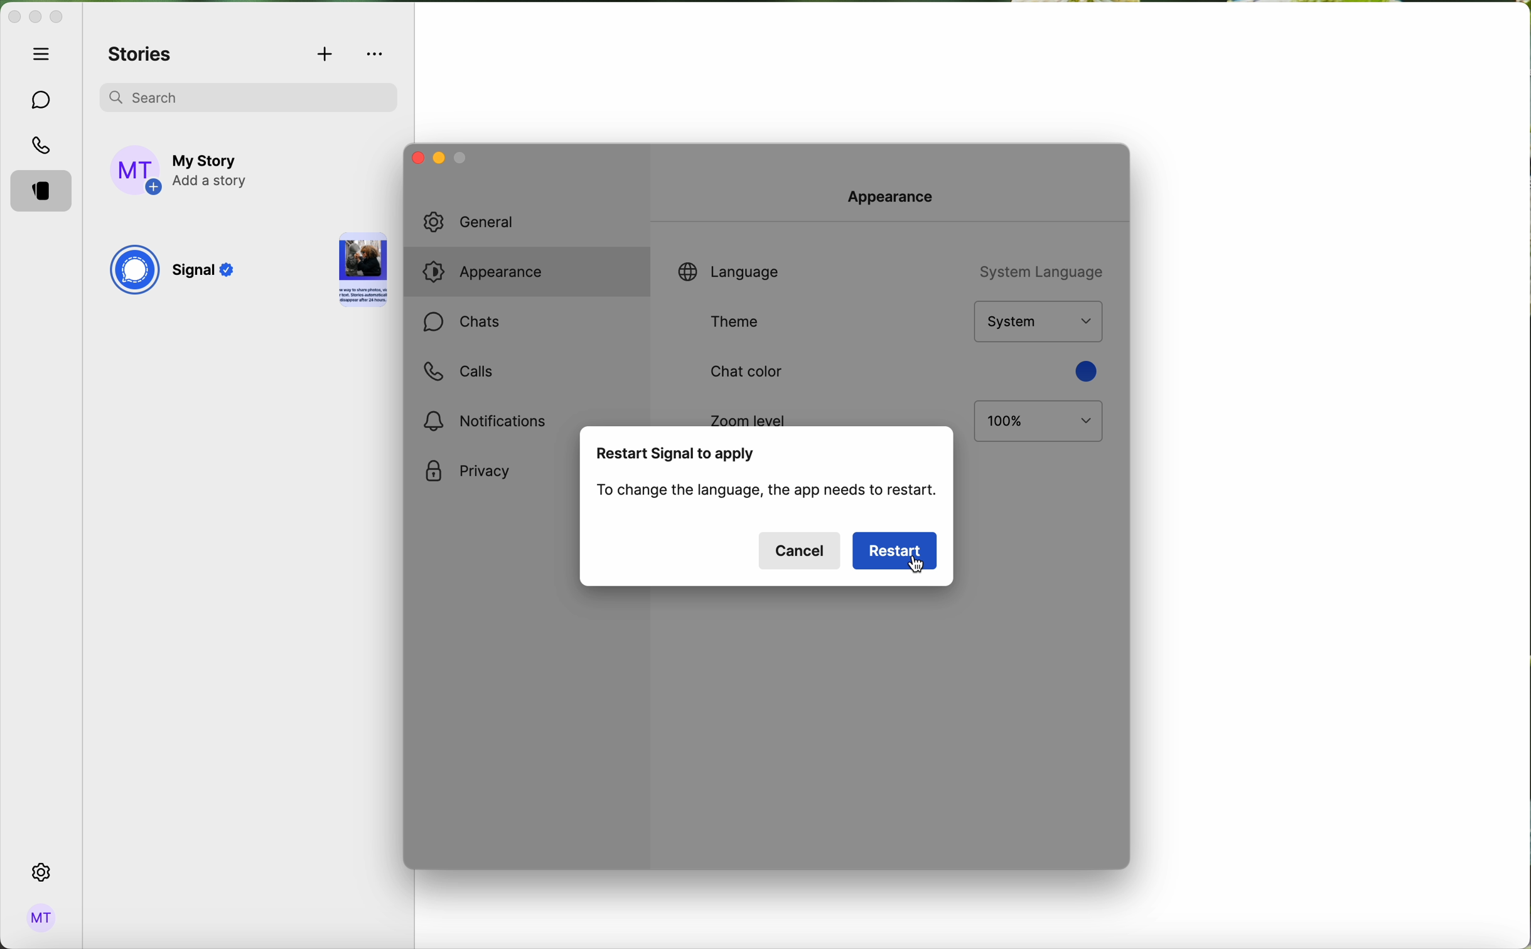  Describe the element at coordinates (1039, 422) in the screenshot. I see `100%` at that location.